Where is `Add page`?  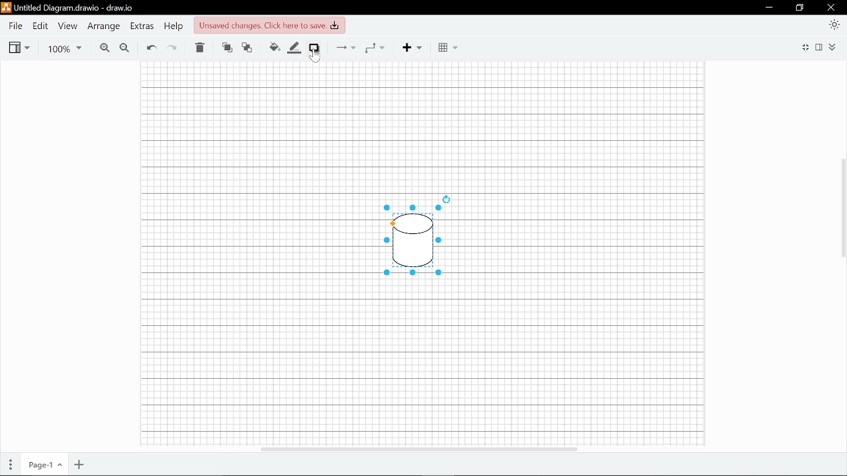
Add page is located at coordinates (79, 463).